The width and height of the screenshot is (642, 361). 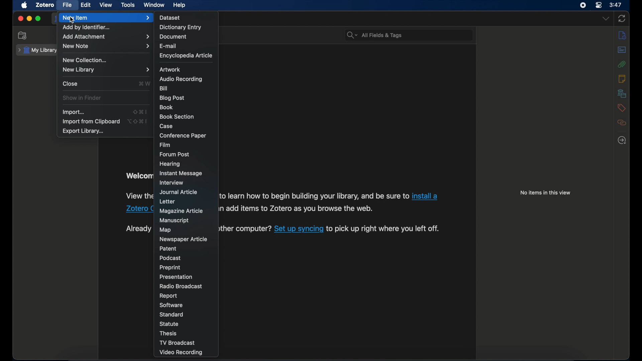 I want to click on syncing instruction, so click(x=246, y=229).